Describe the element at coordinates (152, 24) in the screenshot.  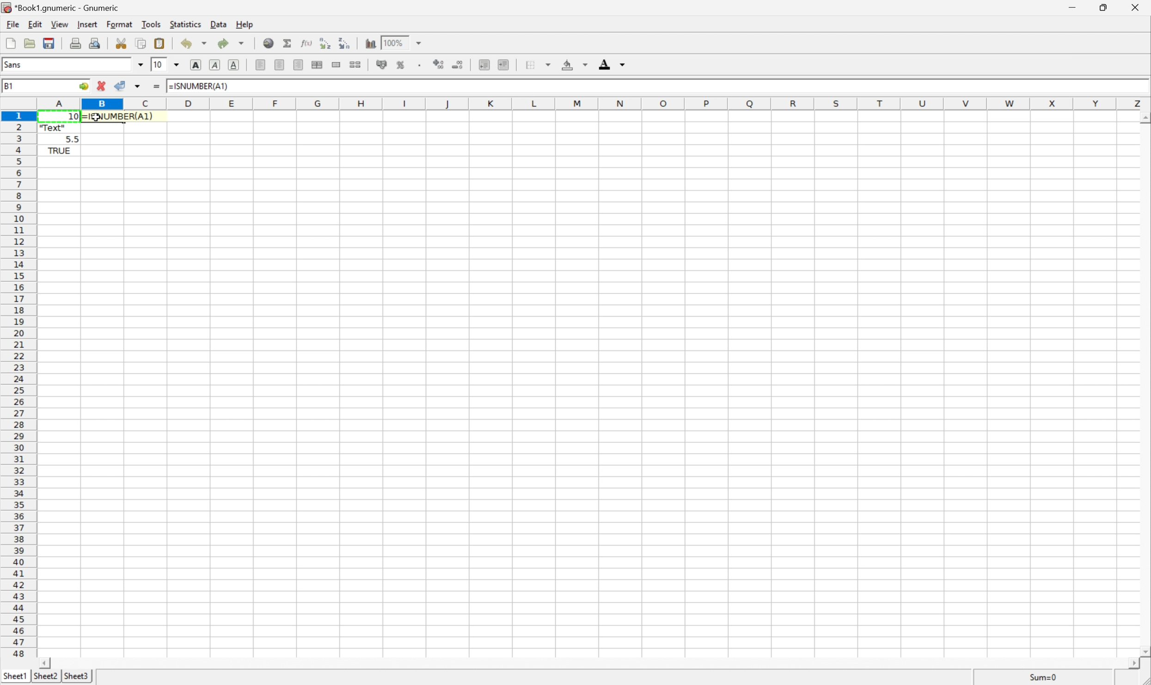
I see `Tools` at that location.